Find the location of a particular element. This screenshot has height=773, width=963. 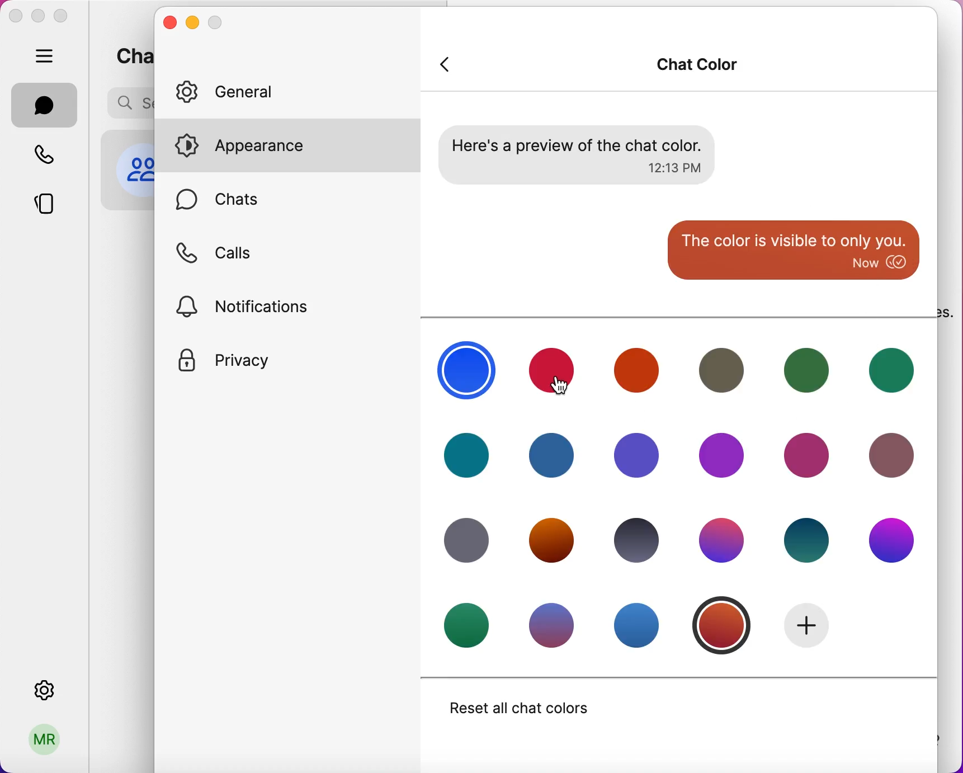

chat colors is located at coordinates (594, 621).